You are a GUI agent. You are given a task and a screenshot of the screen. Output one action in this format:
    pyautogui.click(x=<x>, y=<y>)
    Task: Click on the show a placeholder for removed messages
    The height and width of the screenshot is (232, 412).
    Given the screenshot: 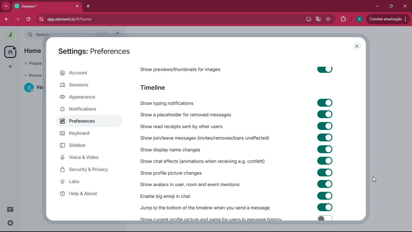 What is the action you would take?
    pyautogui.click(x=187, y=114)
    